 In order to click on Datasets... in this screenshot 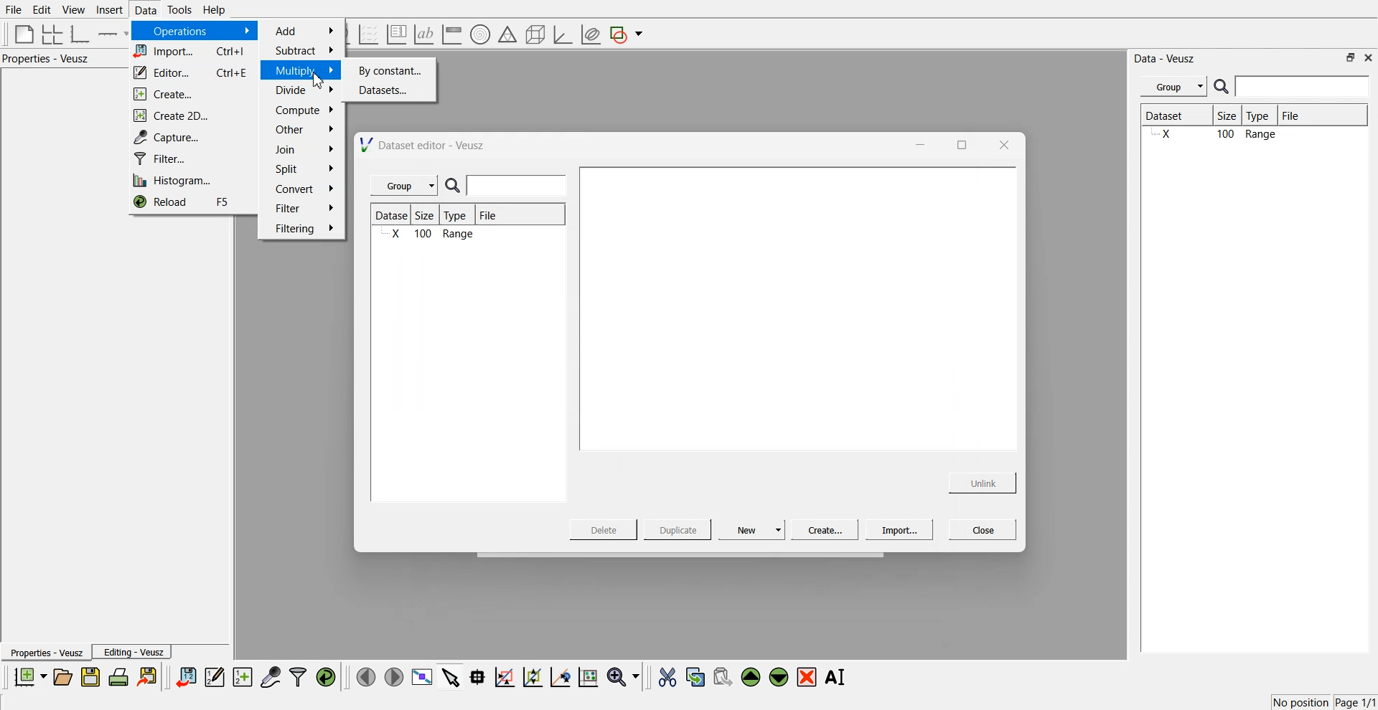, I will do `click(393, 91)`.